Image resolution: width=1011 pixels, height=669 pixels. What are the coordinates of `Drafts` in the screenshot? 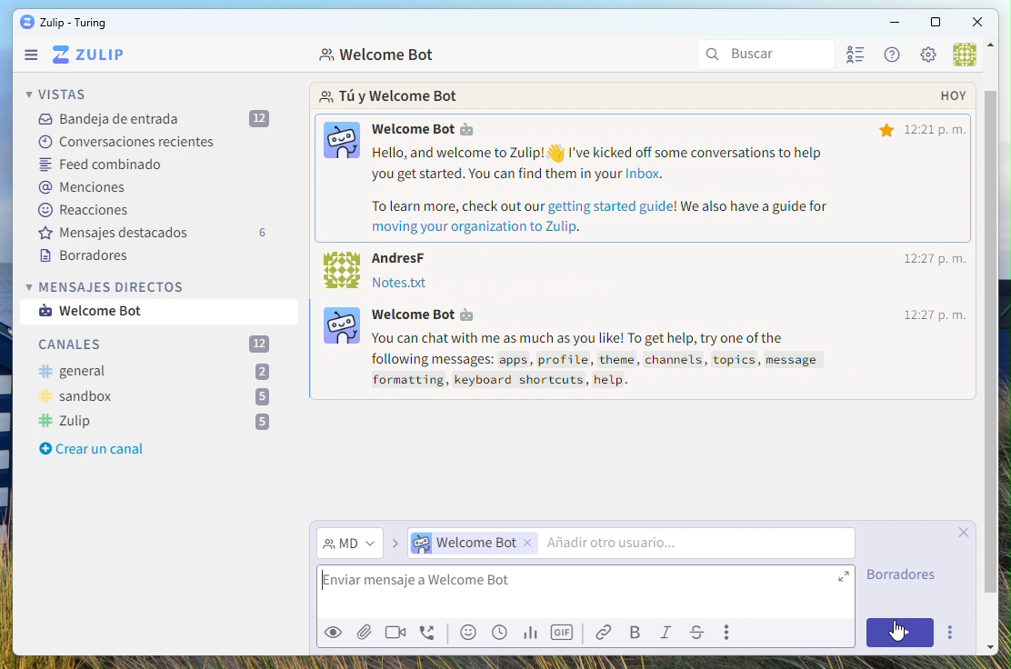 It's located at (89, 257).